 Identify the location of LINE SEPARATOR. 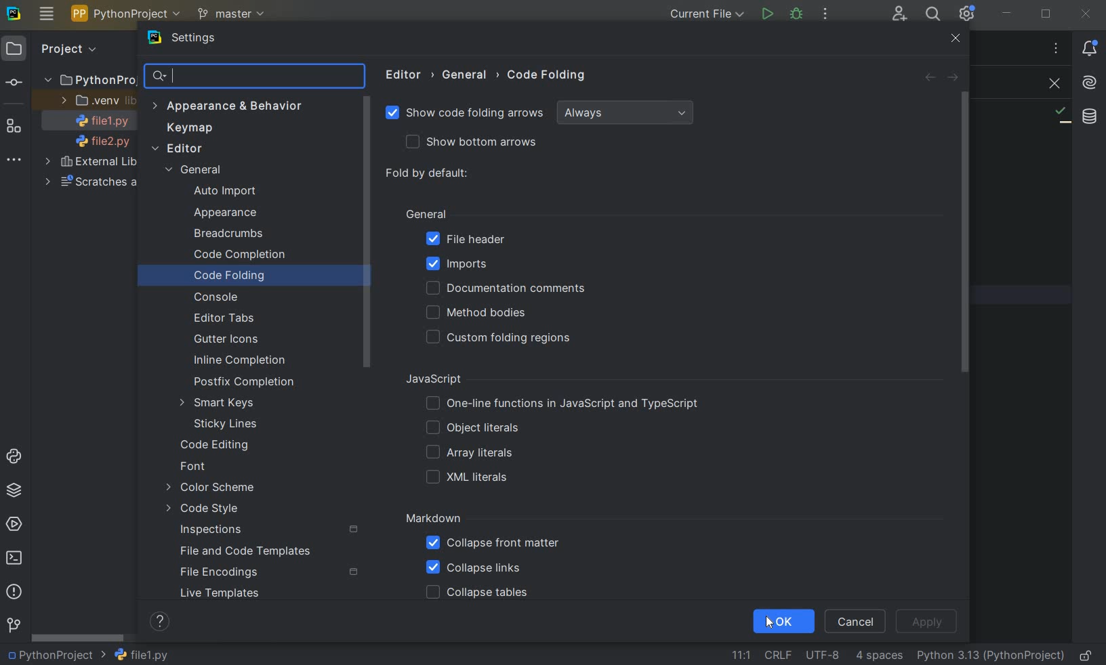
(777, 654).